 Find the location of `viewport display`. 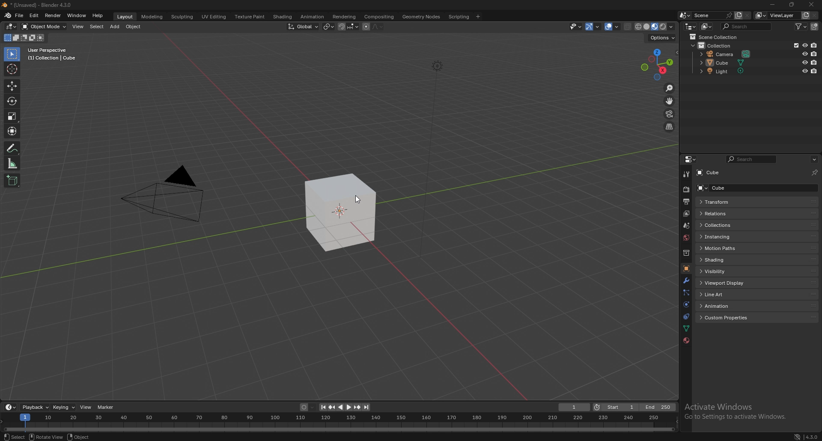

viewport display is located at coordinates (726, 282).